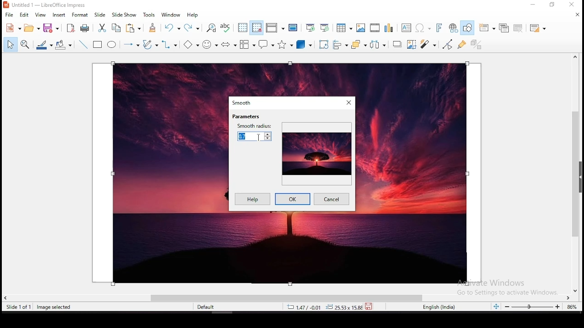  Describe the element at coordinates (125, 15) in the screenshot. I see `slide show` at that location.